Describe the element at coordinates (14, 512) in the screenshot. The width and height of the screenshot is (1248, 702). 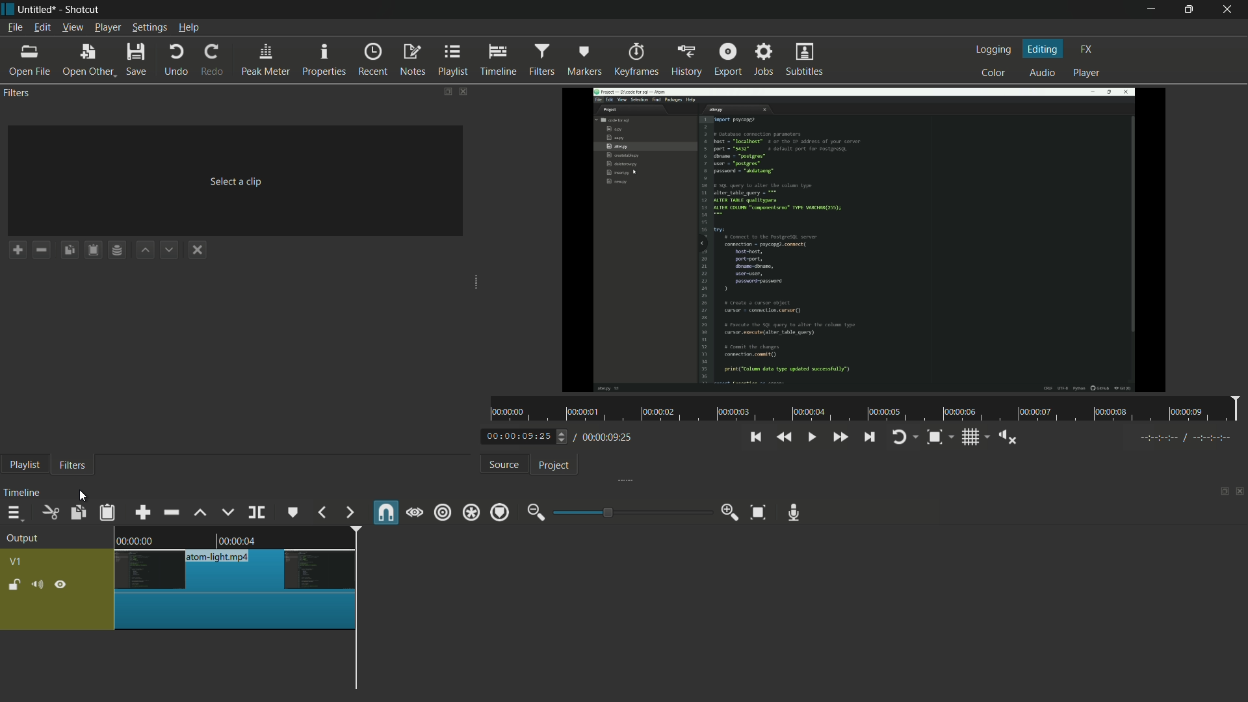
I see `timeline menu` at that location.